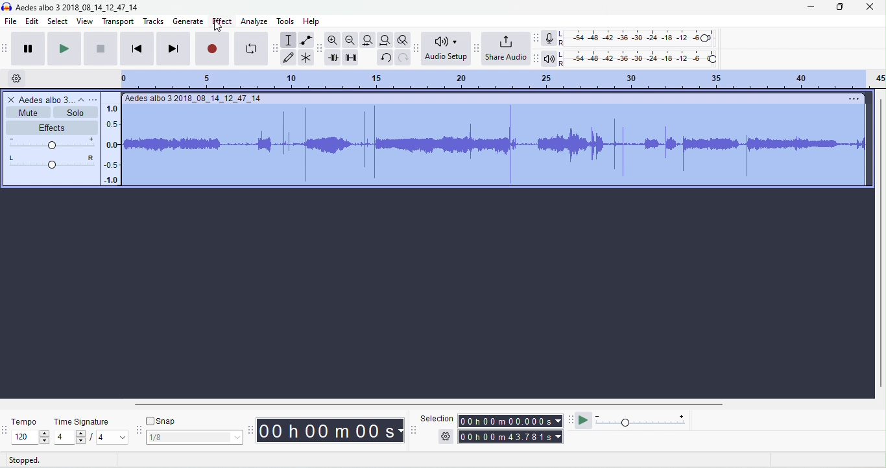  I want to click on toggle zoom, so click(403, 40).